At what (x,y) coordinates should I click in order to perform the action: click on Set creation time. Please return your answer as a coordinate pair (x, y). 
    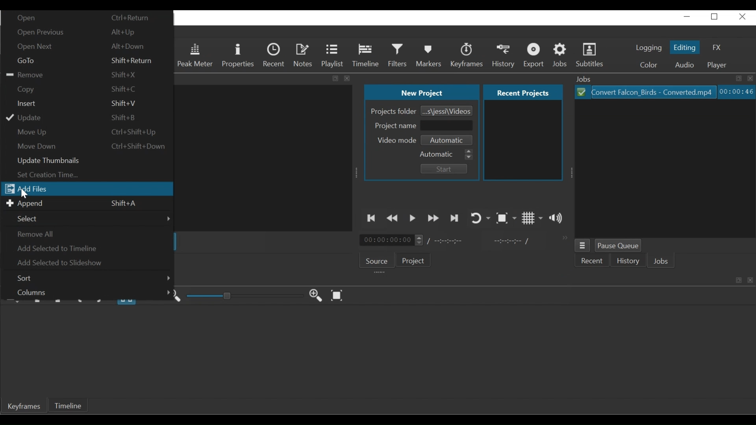
    Looking at the image, I should click on (89, 174).